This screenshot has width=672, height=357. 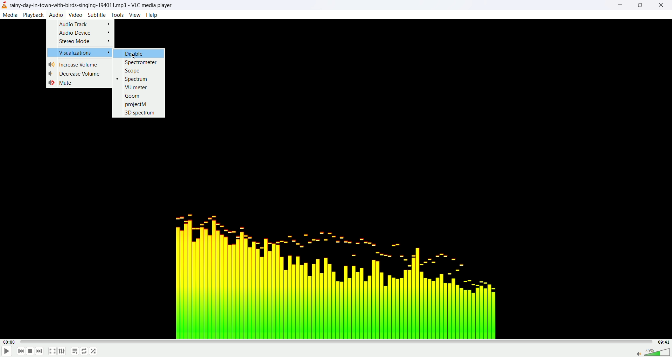 What do you see at coordinates (61, 83) in the screenshot?
I see `mute` at bounding box center [61, 83].